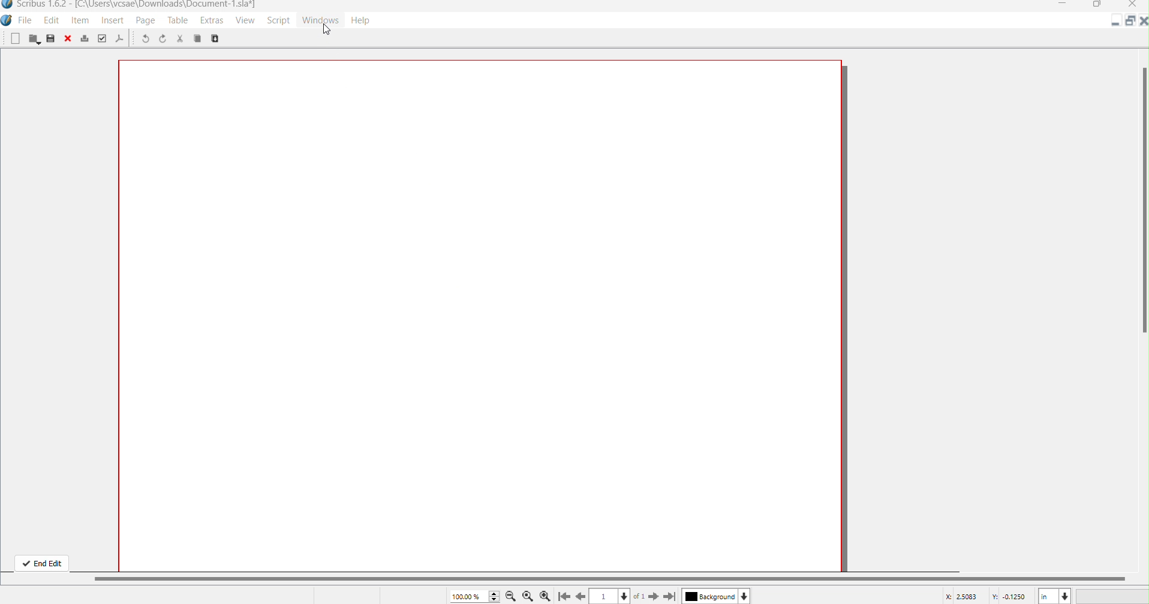  Describe the element at coordinates (1117, 23) in the screenshot. I see `Minimize` at that location.